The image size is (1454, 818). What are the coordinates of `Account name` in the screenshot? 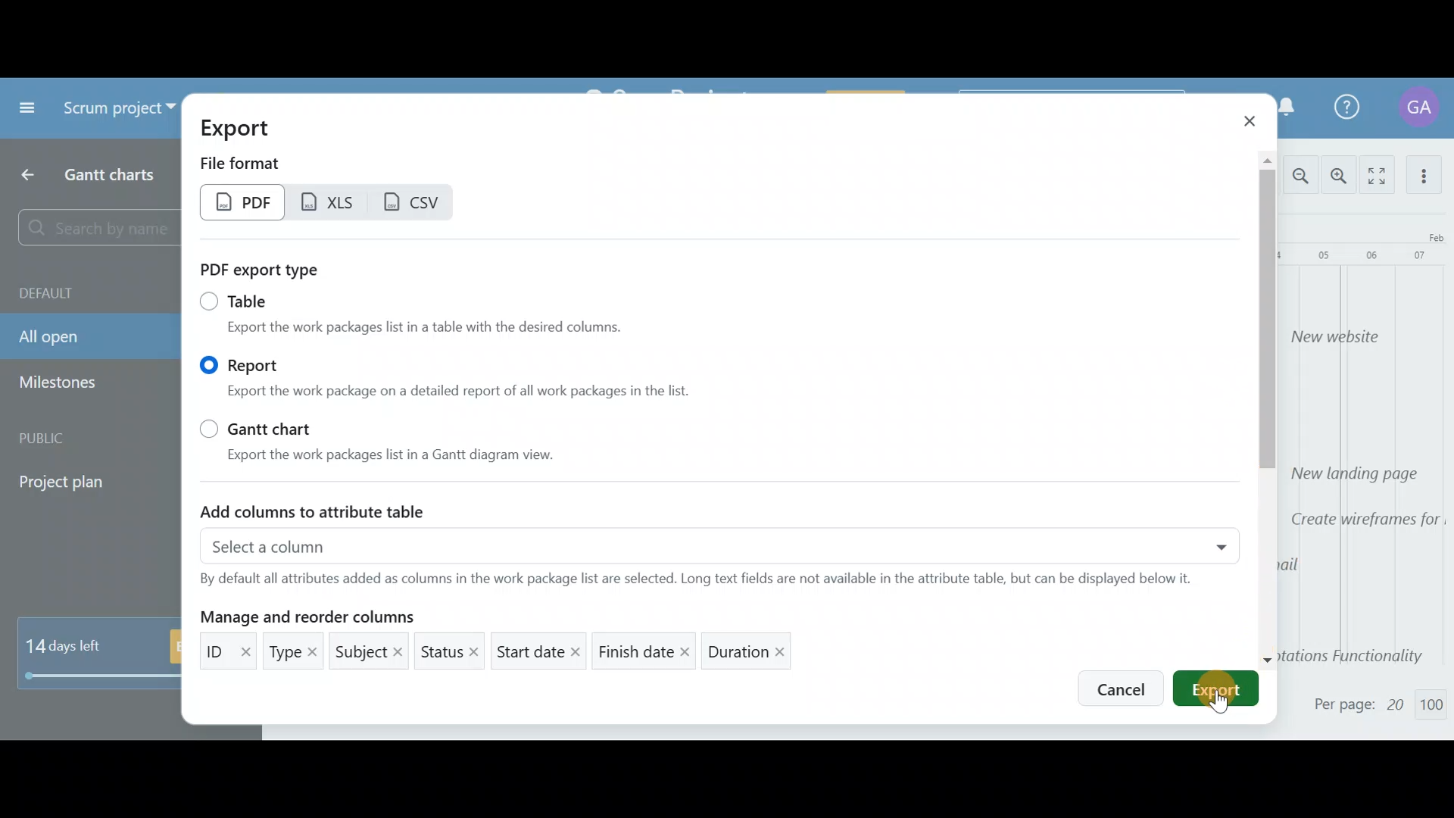 It's located at (1421, 111).